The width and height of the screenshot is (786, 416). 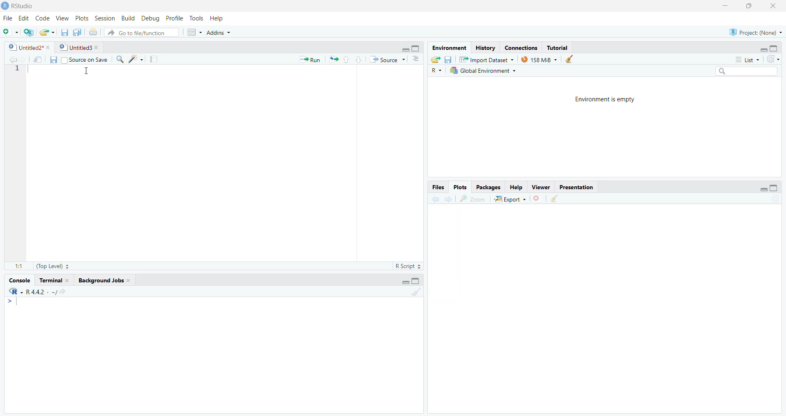 What do you see at coordinates (560, 47) in the screenshot?
I see `Tutorial` at bounding box center [560, 47].